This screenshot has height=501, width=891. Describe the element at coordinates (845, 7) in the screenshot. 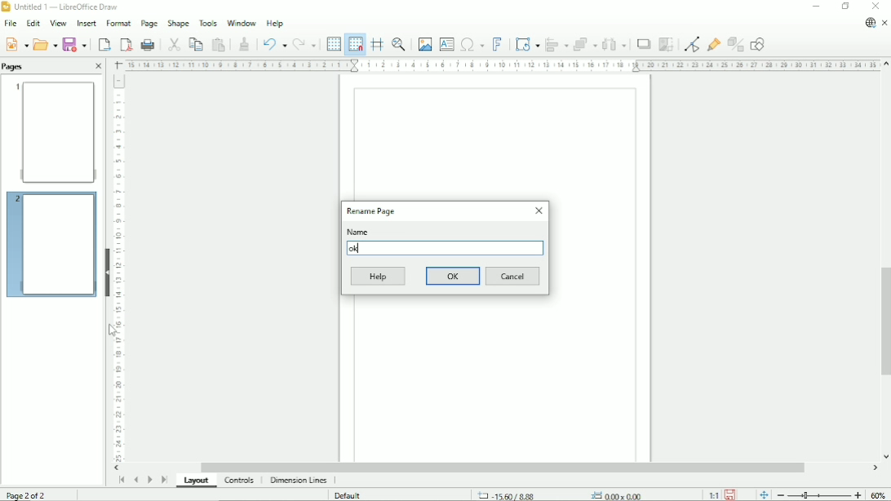

I see `Restore down` at that location.